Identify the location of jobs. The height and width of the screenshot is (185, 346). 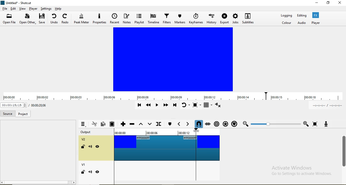
(235, 18).